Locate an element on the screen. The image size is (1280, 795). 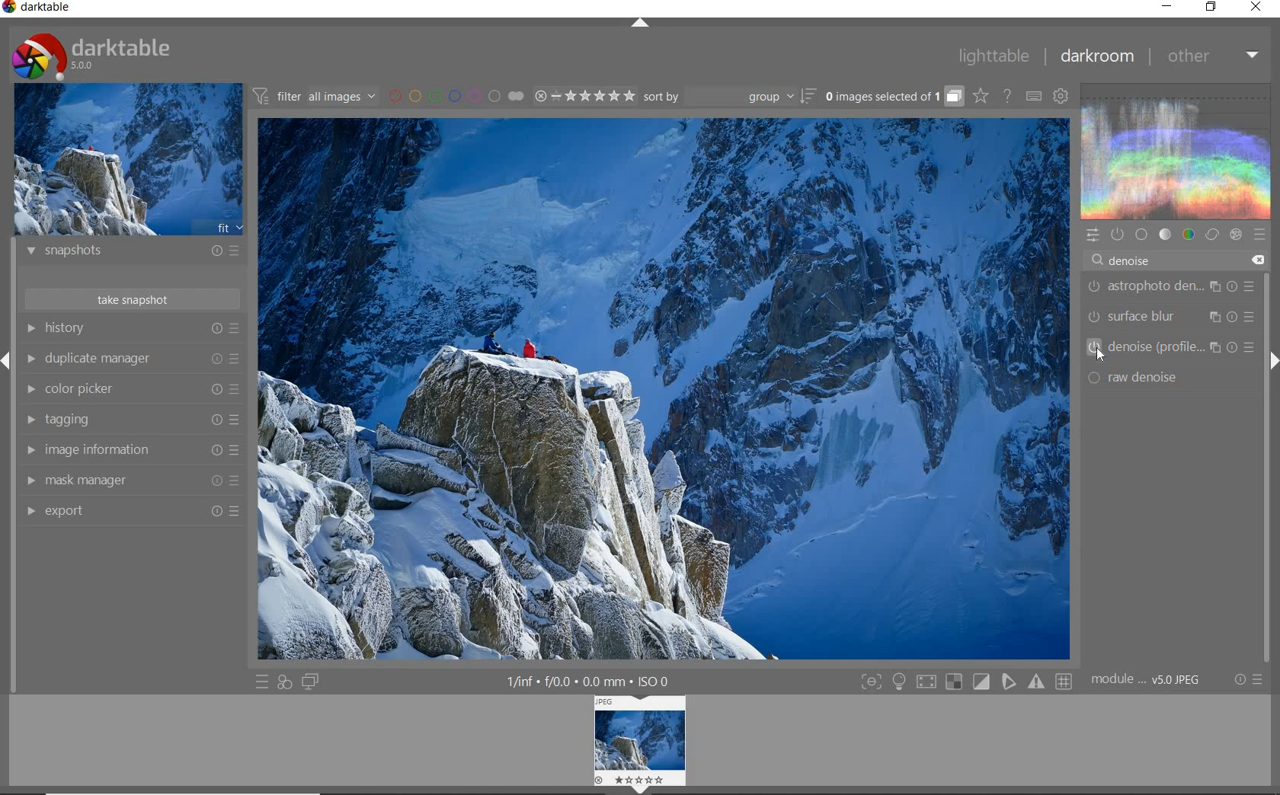
astrophoto density is located at coordinates (1171, 289).